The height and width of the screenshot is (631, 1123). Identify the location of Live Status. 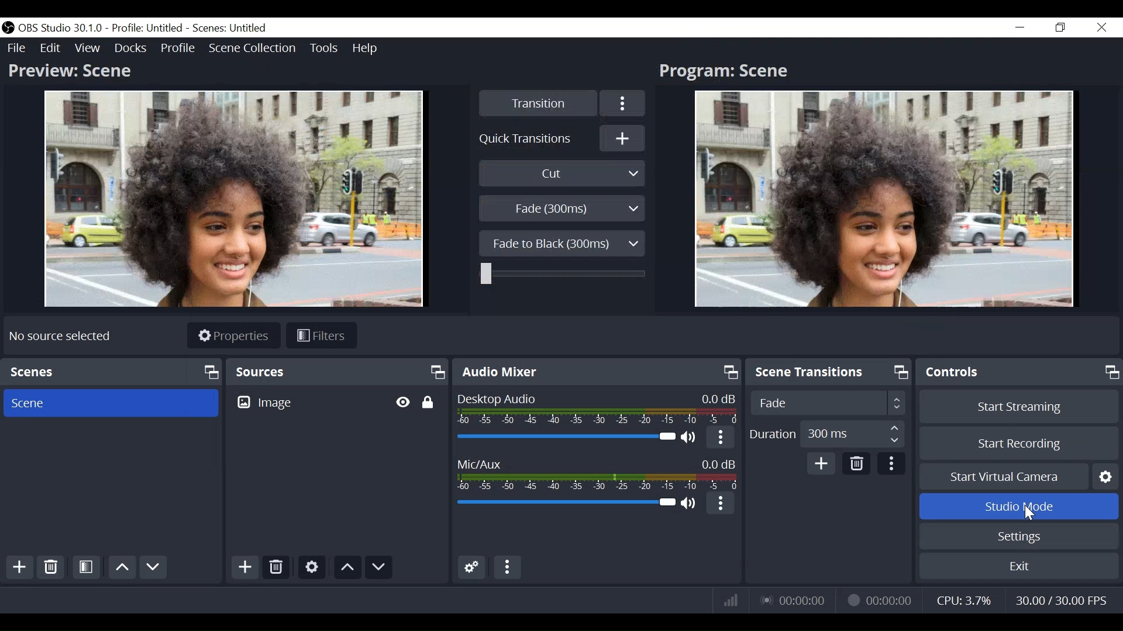
(798, 601).